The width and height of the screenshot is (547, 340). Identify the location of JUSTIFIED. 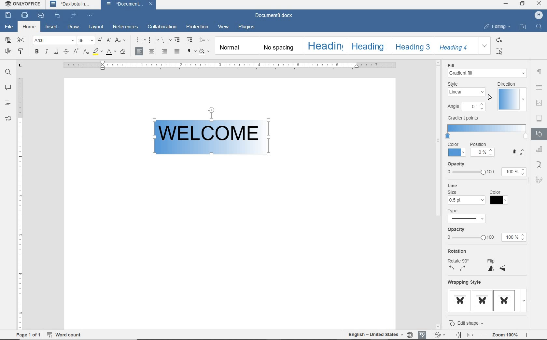
(177, 52).